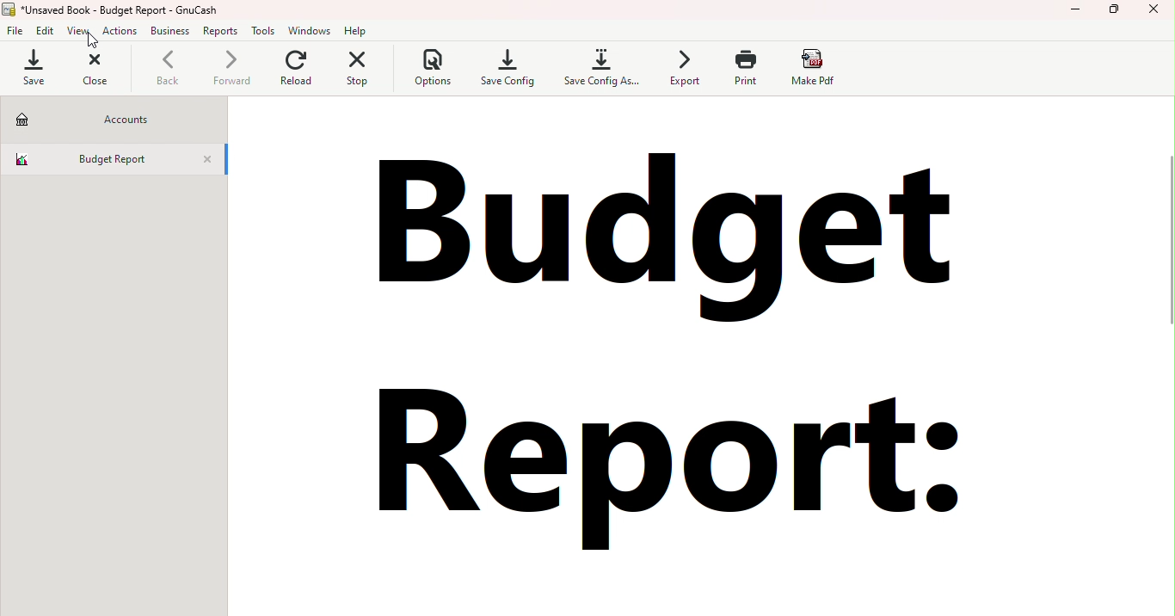 The height and width of the screenshot is (616, 1175). What do you see at coordinates (311, 34) in the screenshot?
I see `Windows` at bounding box center [311, 34].